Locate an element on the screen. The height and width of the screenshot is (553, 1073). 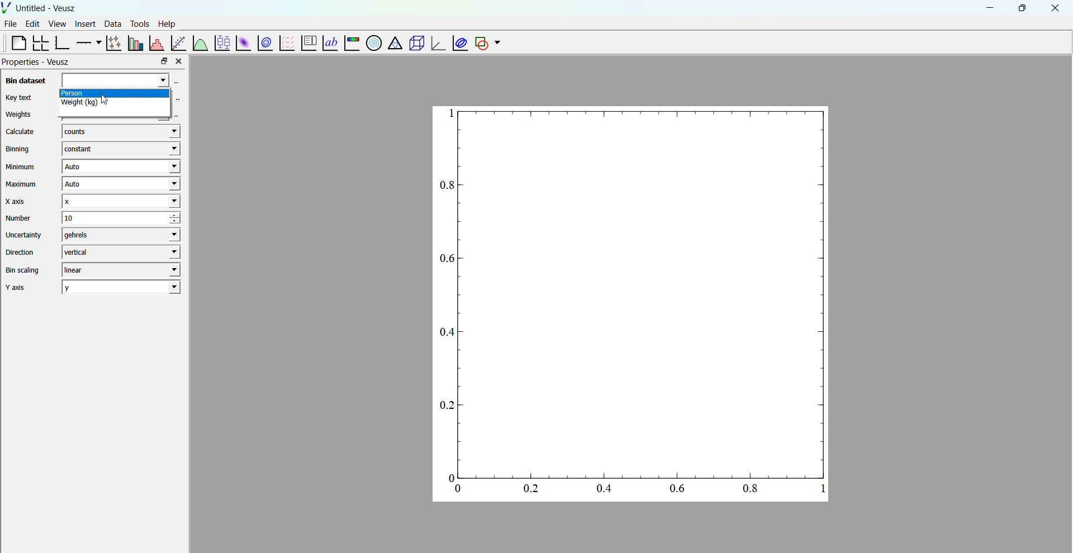
close property bar is located at coordinates (180, 61).